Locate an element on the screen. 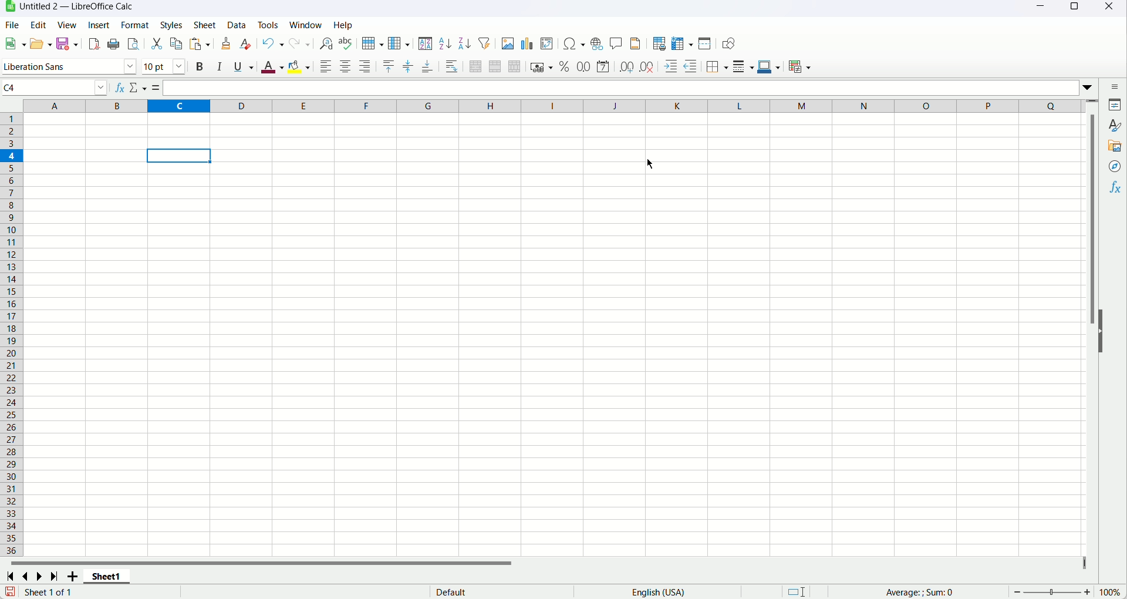 Image resolution: width=1127 pixels, height=599 pixels. Insert hyperlink is located at coordinates (598, 43).